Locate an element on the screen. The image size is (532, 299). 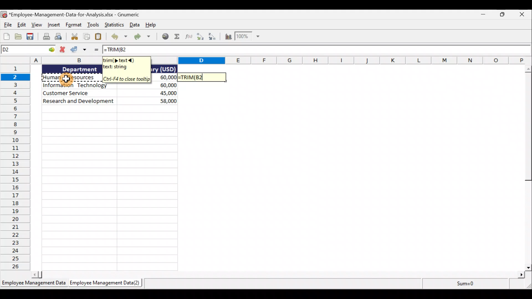
Cut the selection is located at coordinates (74, 37).